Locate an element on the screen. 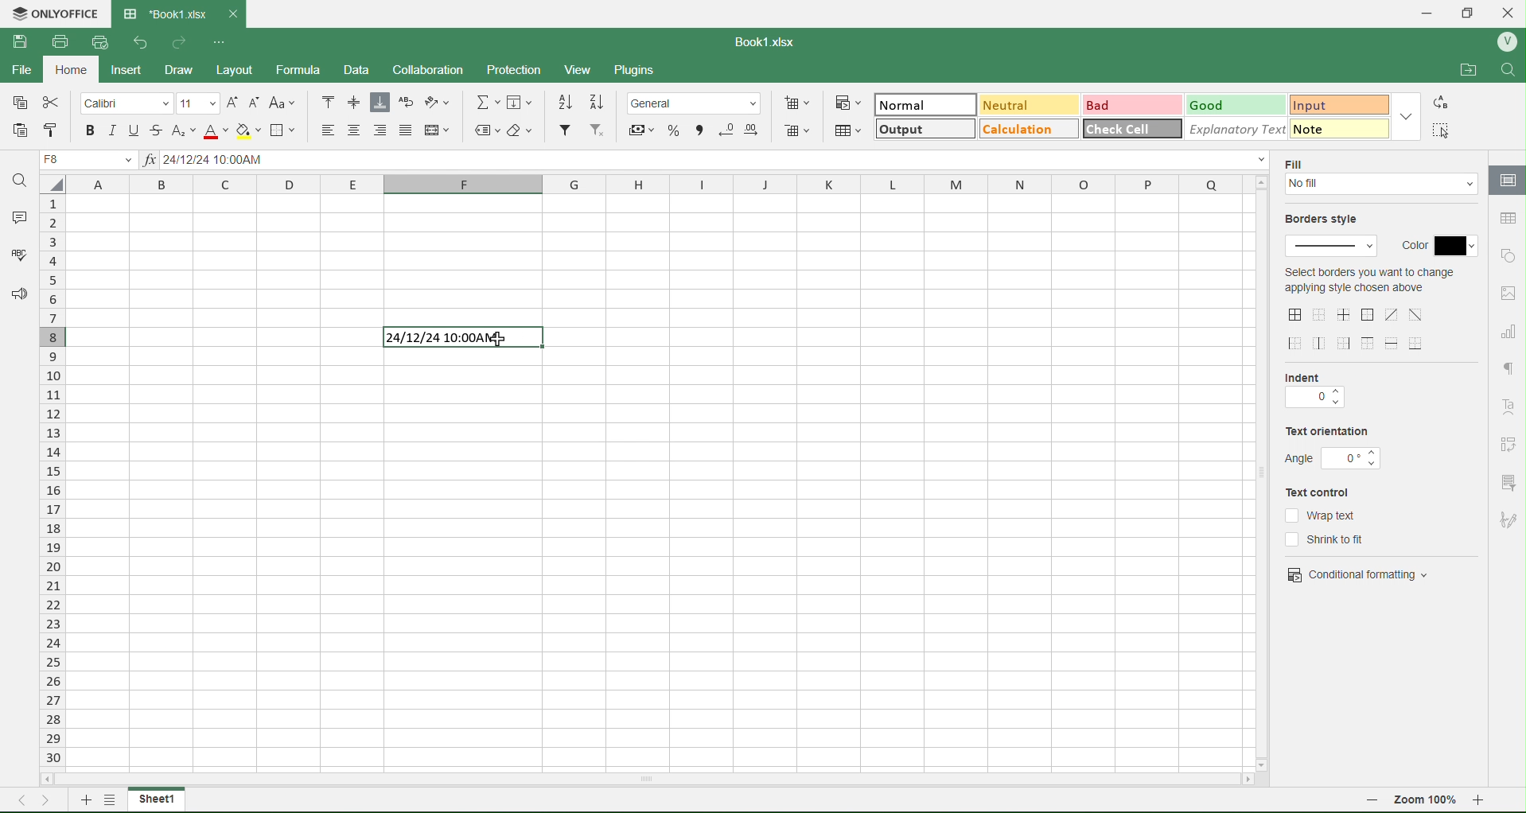  *Book1.xlsx is located at coordinates (163, 10).